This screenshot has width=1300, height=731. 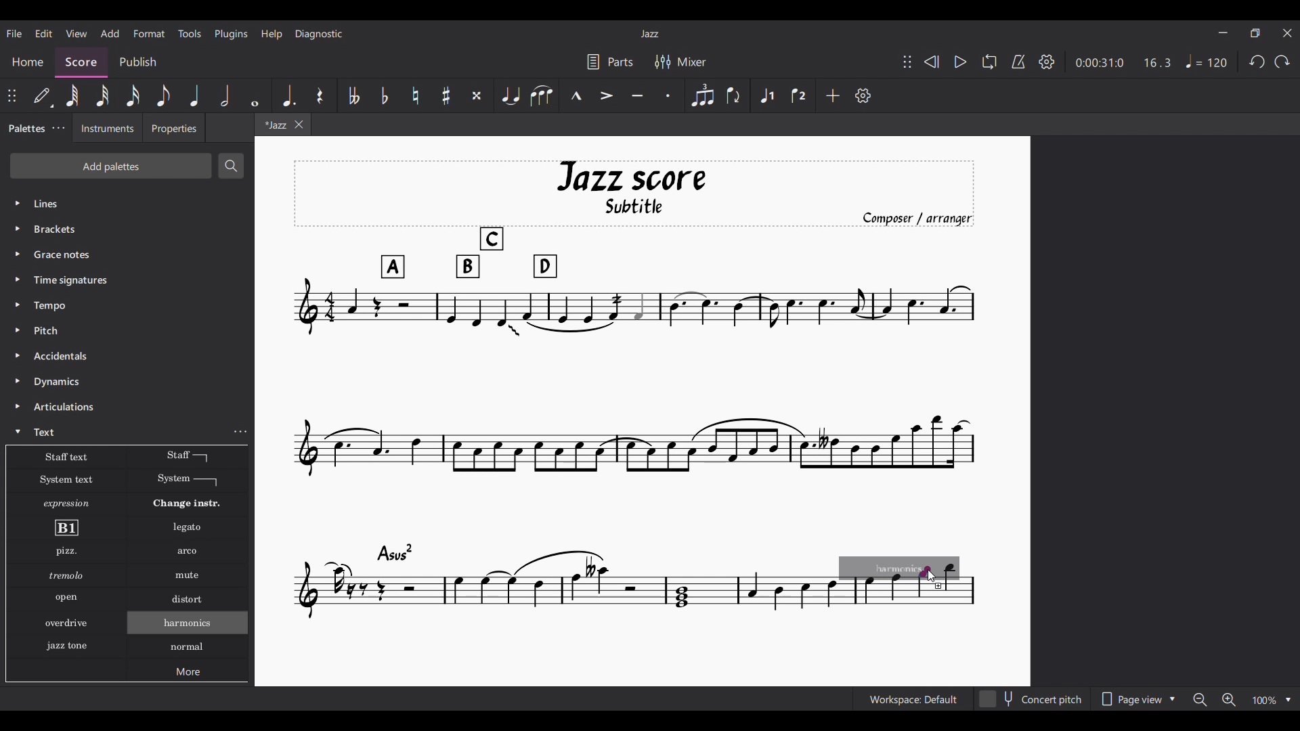 I want to click on Half note, so click(x=225, y=95).